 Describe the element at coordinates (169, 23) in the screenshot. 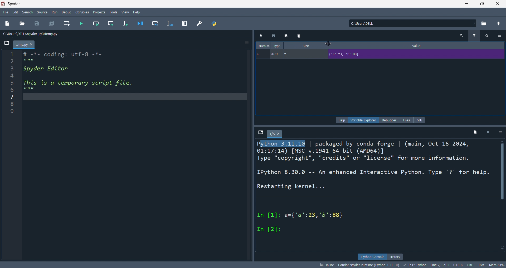

I see `debug line` at that location.